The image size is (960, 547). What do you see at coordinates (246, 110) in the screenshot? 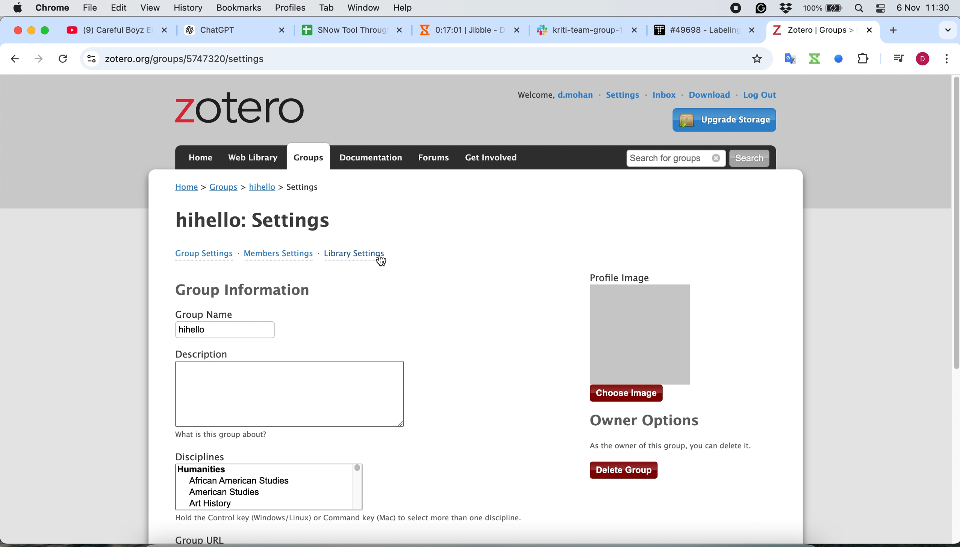
I see `zotero` at bounding box center [246, 110].